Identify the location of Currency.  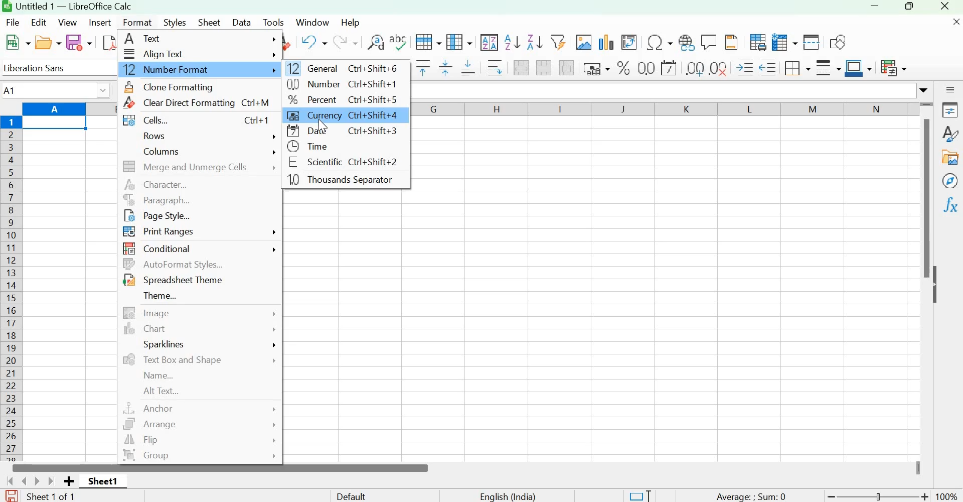
(343, 115).